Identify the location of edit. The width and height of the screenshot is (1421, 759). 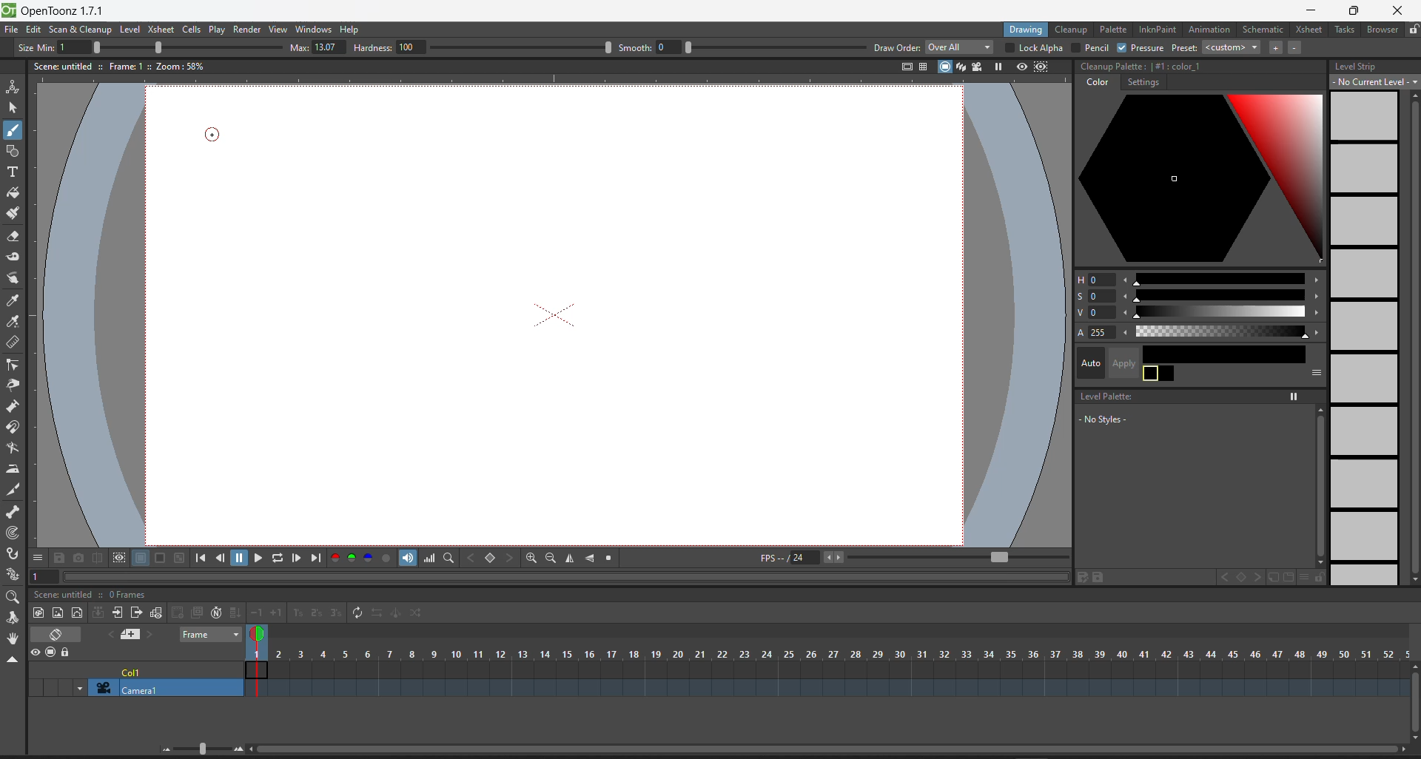
(36, 31).